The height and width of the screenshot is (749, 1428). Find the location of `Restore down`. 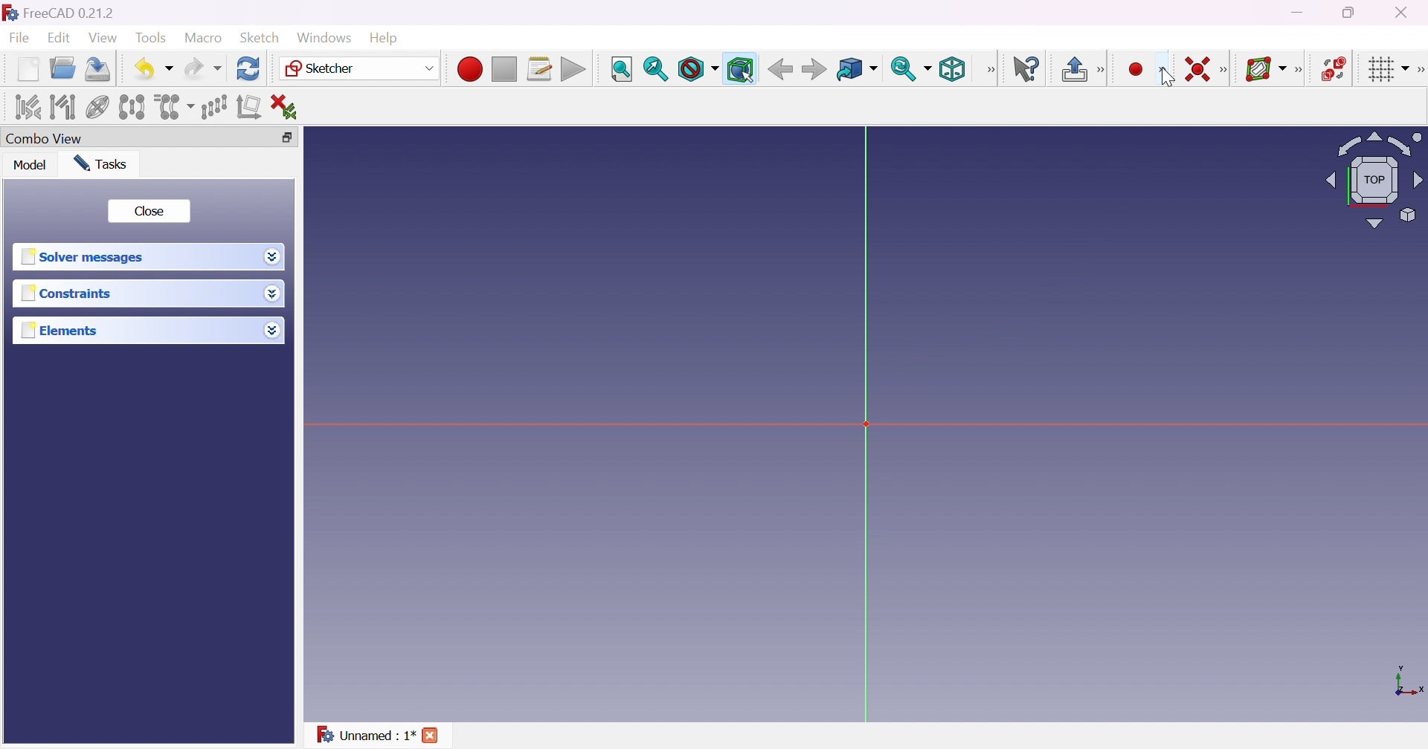

Restore down is located at coordinates (1350, 14).